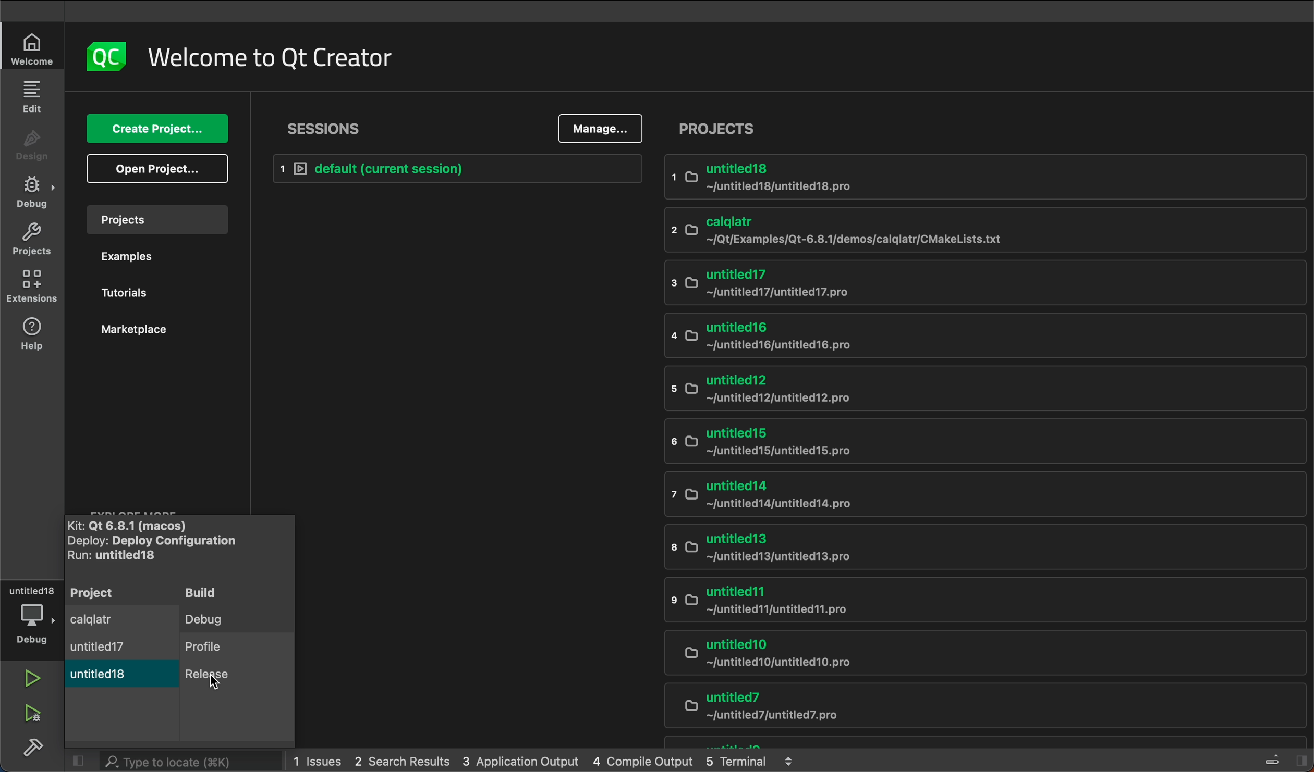 The height and width of the screenshot is (772, 1314). Describe the element at coordinates (99, 648) in the screenshot. I see `untitled17` at that location.